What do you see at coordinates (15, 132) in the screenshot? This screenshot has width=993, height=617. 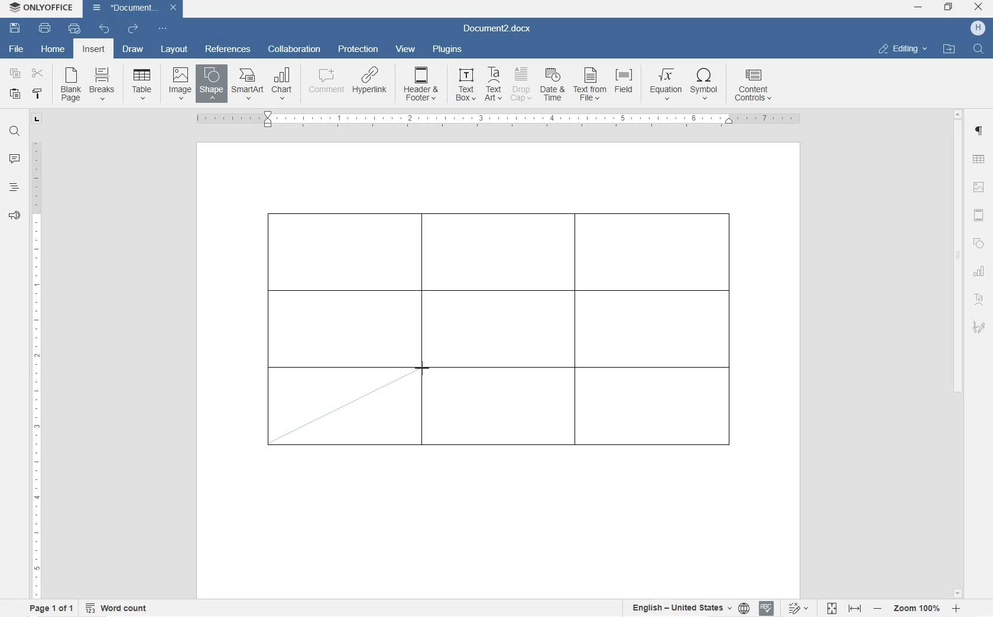 I see `find` at bounding box center [15, 132].